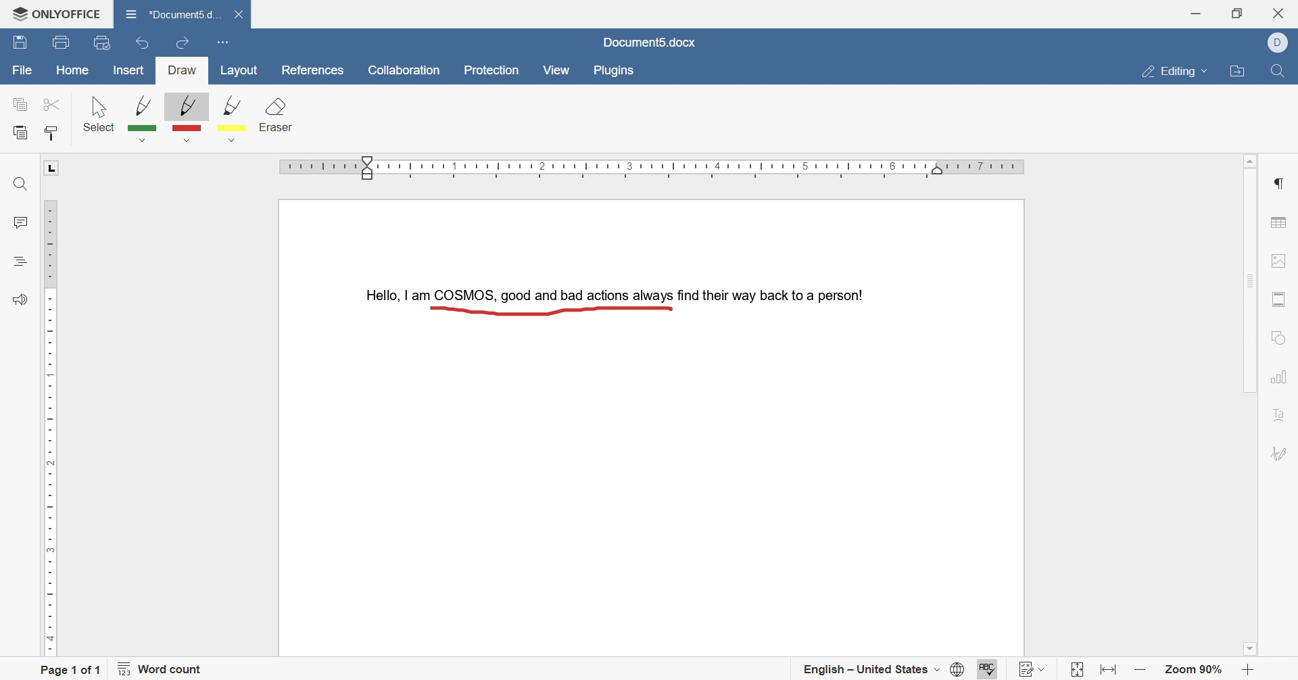 The image size is (1298, 680). Describe the element at coordinates (22, 72) in the screenshot. I see `file` at that location.